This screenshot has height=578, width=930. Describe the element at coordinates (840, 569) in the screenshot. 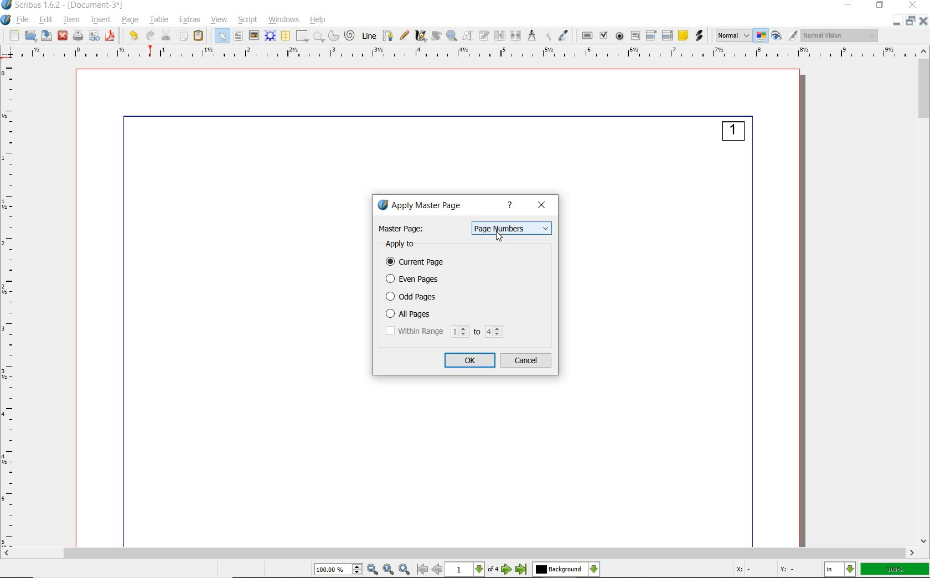

I see `select the current unit` at that location.